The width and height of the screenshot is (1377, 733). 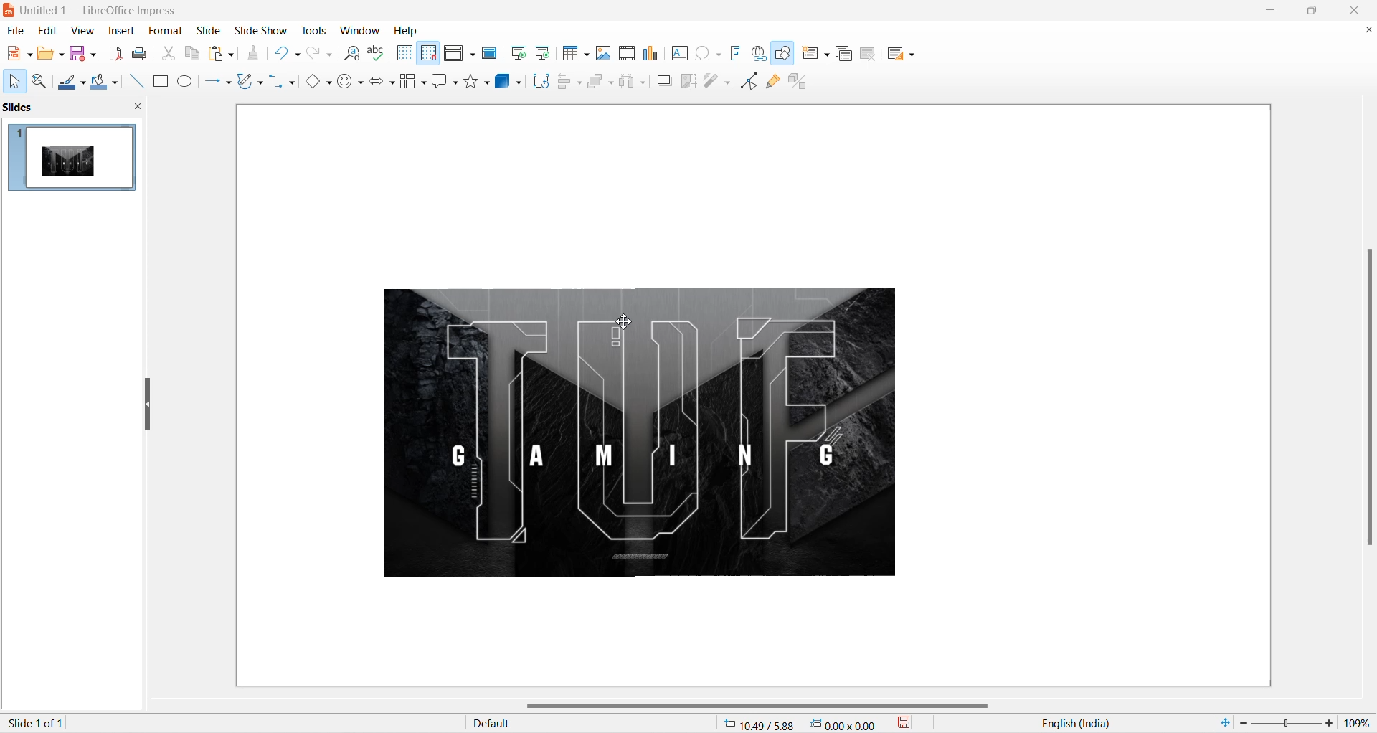 What do you see at coordinates (593, 724) in the screenshot?
I see `slide master type` at bounding box center [593, 724].